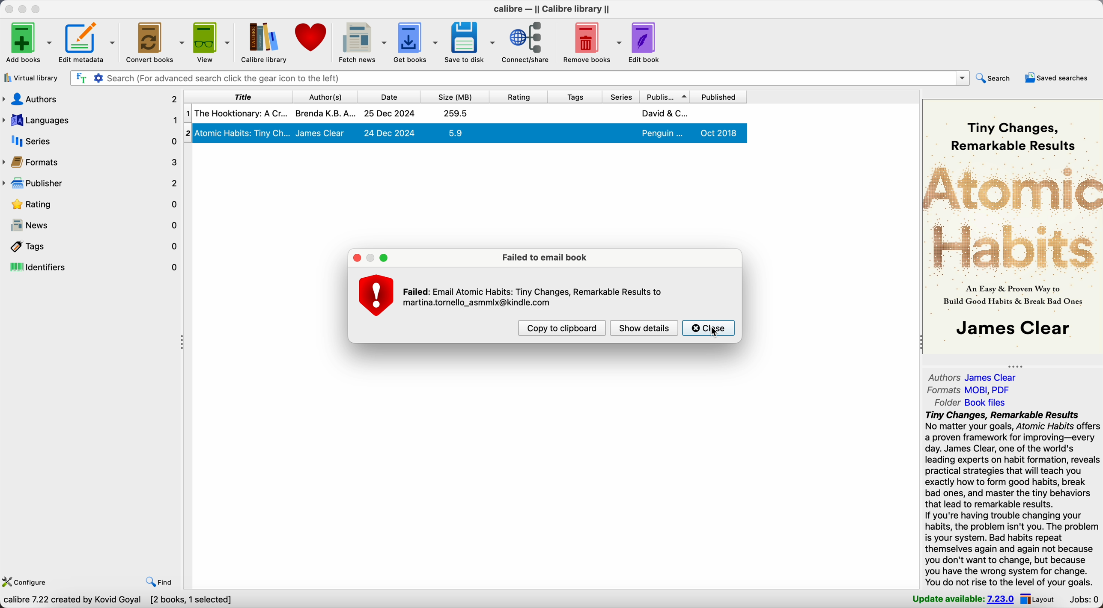 This screenshot has width=1103, height=608. I want to click on layout, so click(1040, 599).